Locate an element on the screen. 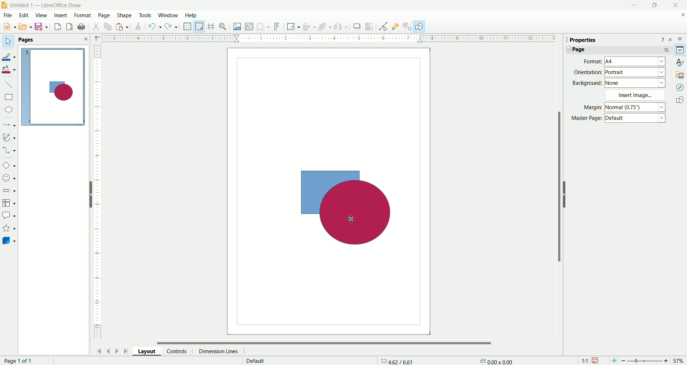 This screenshot has width=687, height=365. minimize is located at coordinates (633, 6).